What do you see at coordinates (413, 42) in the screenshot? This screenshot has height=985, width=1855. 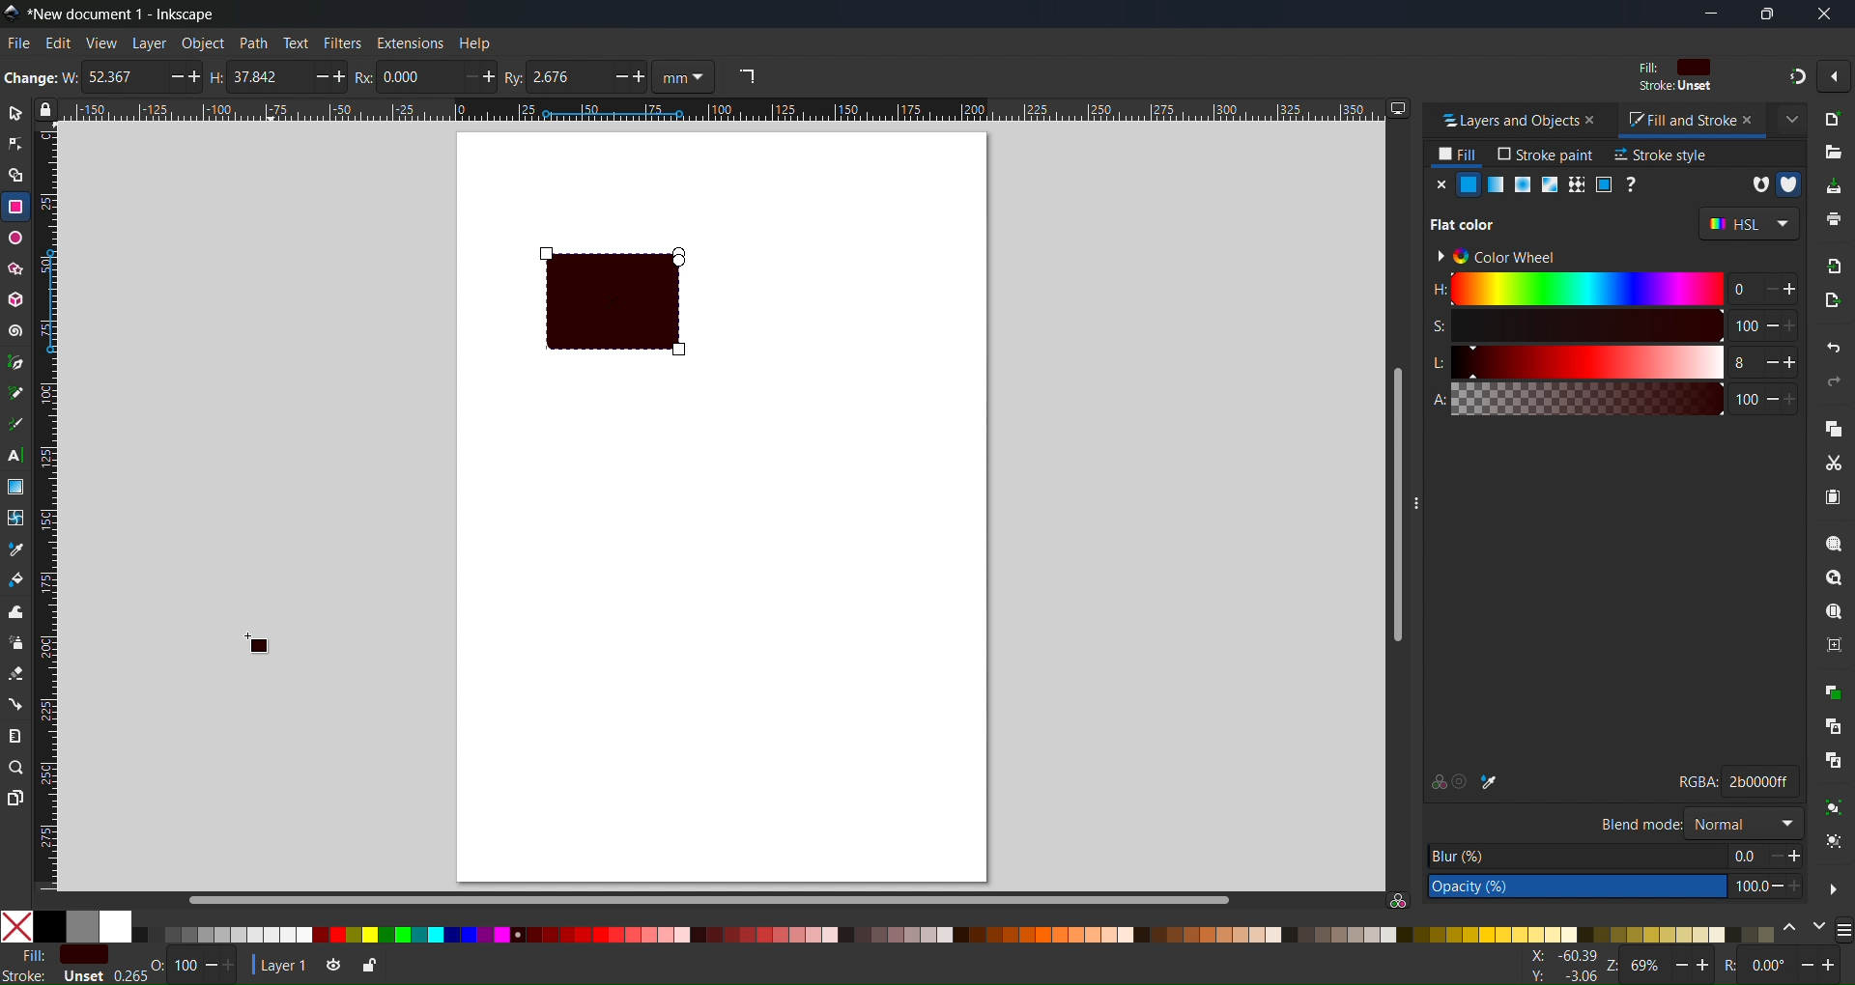 I see `Extensions` at bounding box center [413, 42].